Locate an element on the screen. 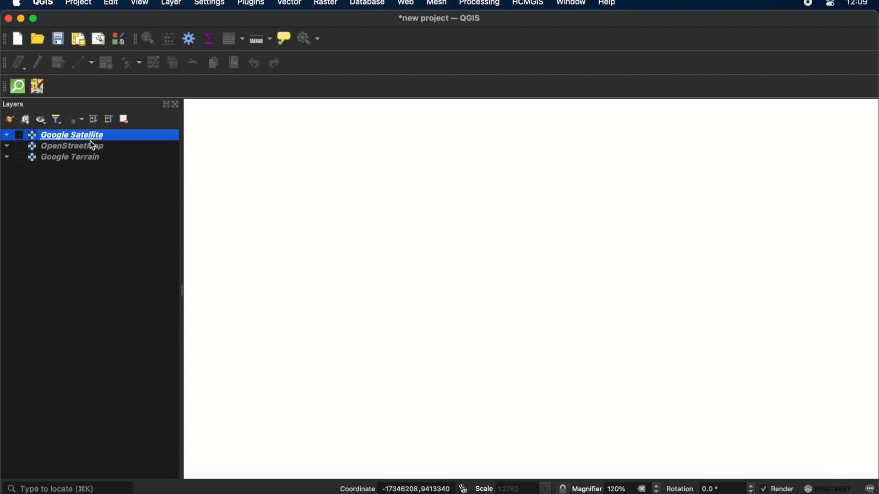 Image resolution: width=879 pixels, height=494 pixels. open field calculator is located at coordinates (169, 39).